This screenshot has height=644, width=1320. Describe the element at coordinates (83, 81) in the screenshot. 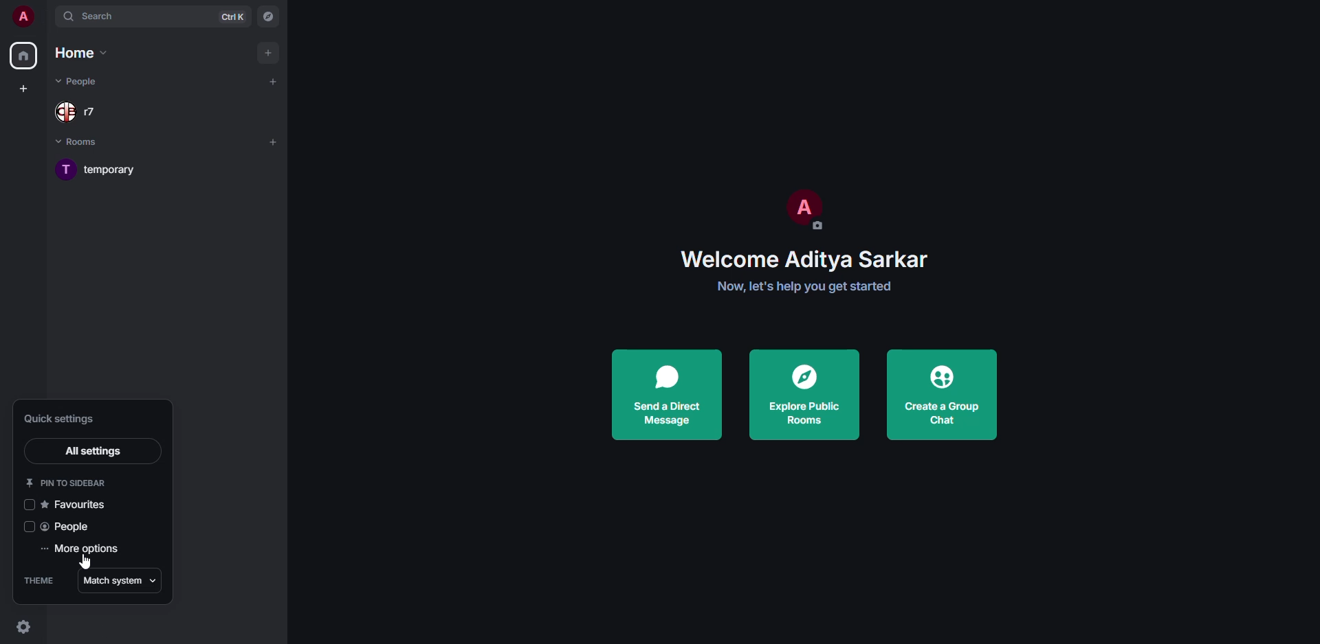

I see `people` at that location.